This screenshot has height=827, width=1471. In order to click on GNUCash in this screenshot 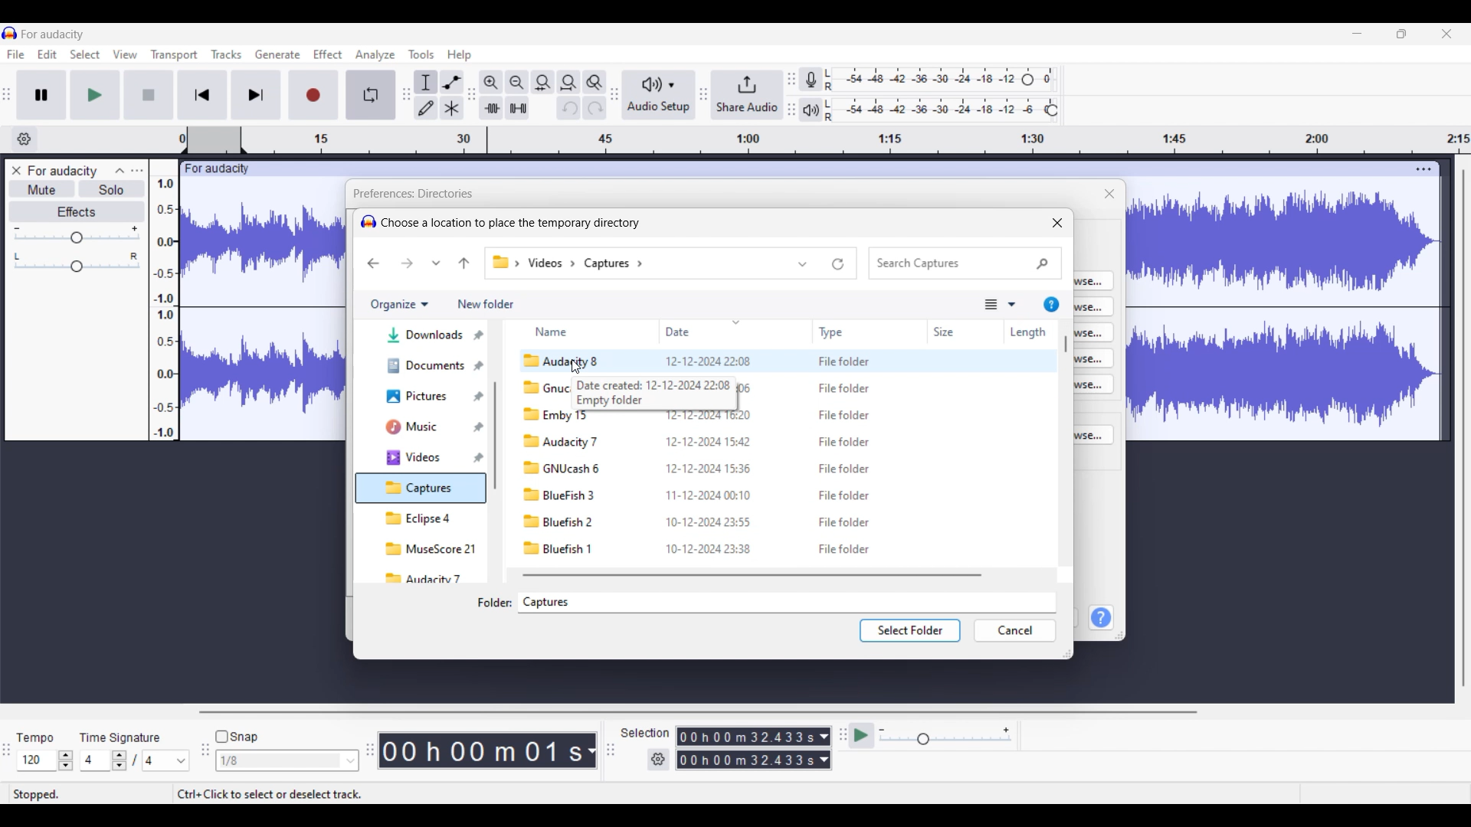, I will do `click(563, 469)`.